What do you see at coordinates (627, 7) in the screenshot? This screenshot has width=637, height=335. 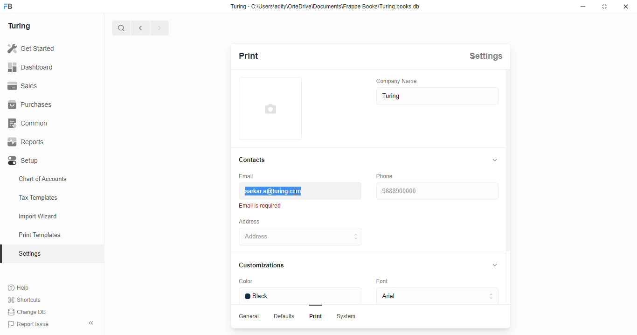 I see `close` at bounding box center [627, 7].